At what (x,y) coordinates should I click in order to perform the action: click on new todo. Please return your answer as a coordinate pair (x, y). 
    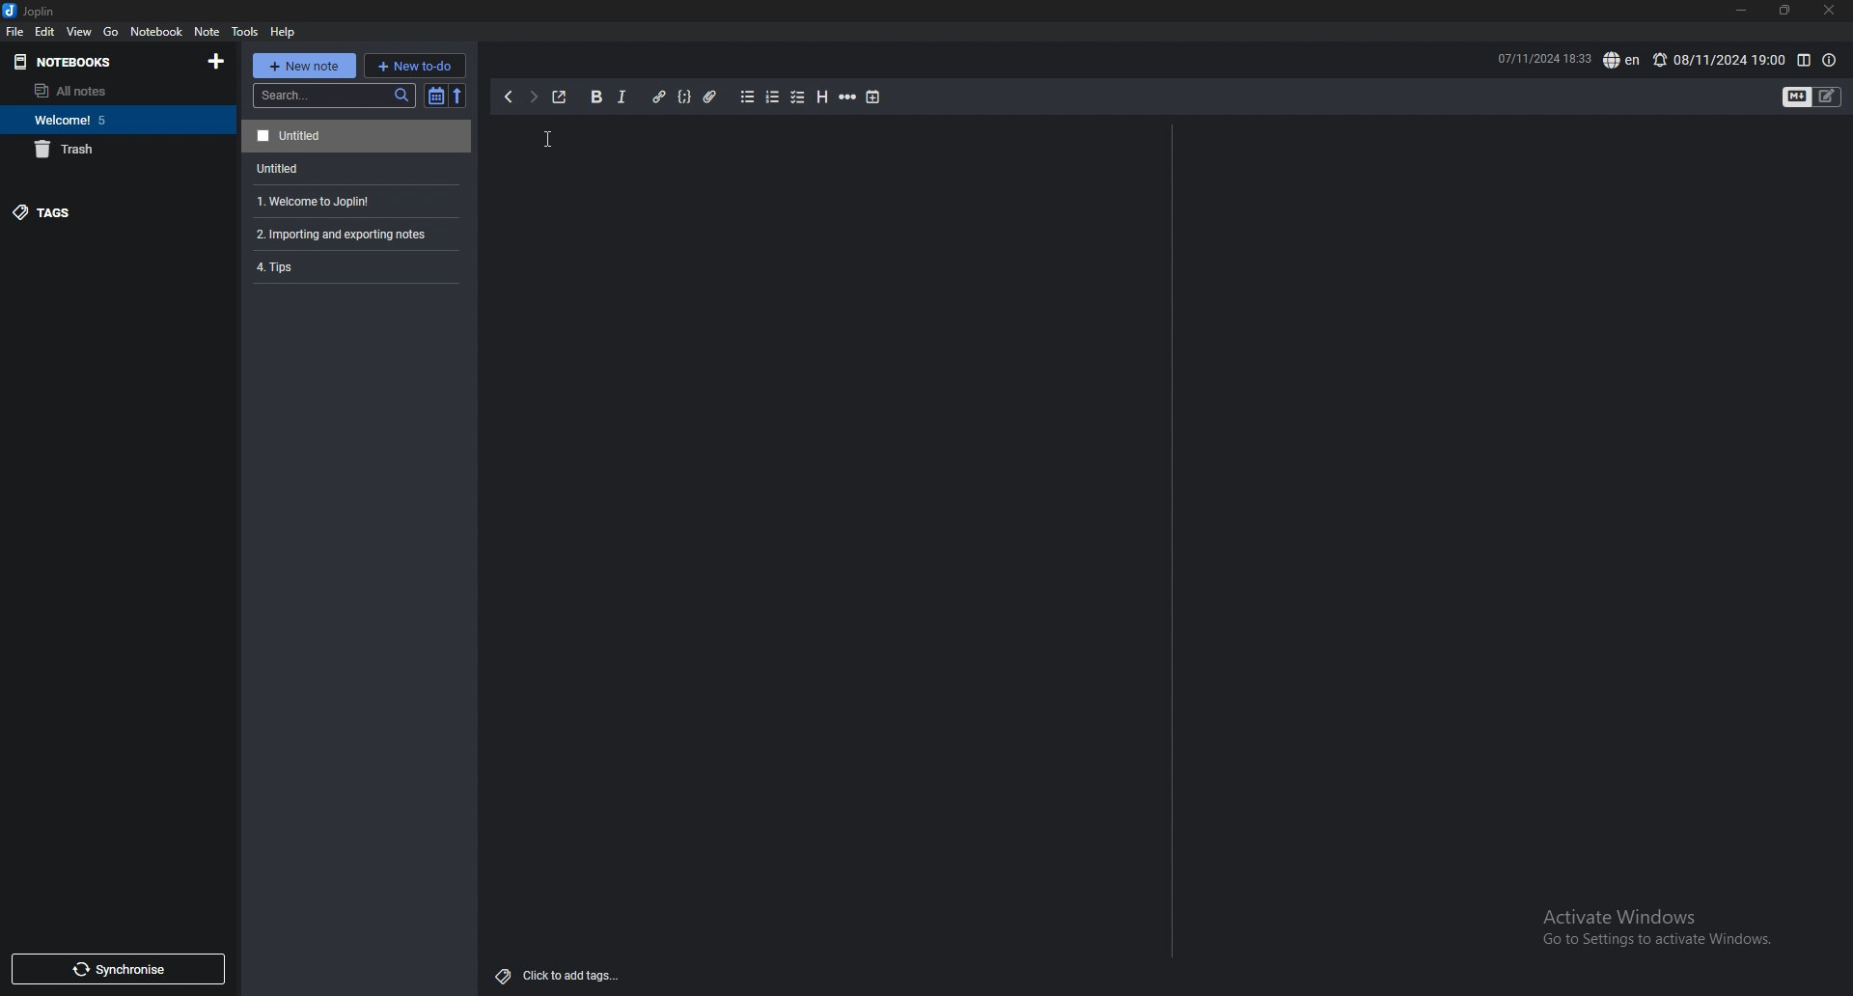
    Looking at the image, I should click on (414, 65).